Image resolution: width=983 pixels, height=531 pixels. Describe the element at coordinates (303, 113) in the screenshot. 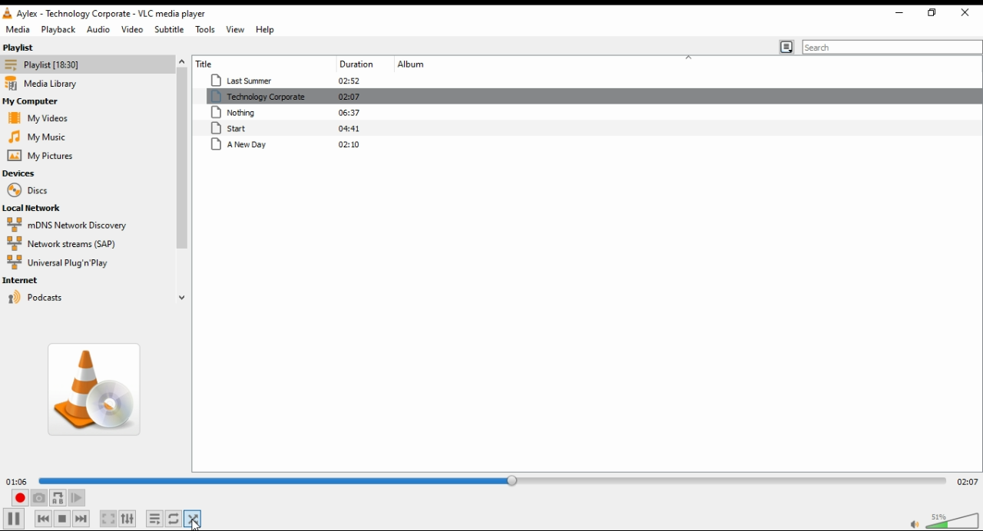

I see `nothing` at that location.